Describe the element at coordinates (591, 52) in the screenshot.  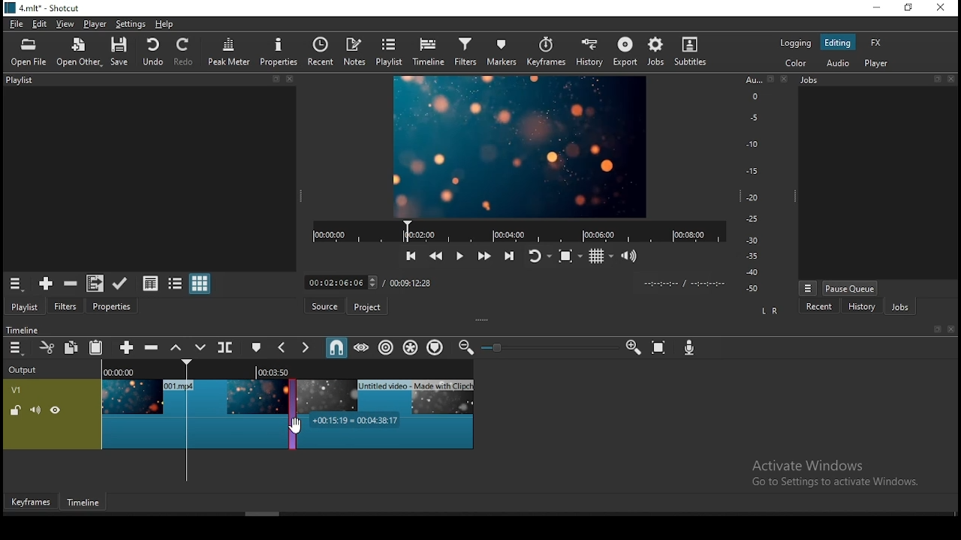
I see `history` at that location.